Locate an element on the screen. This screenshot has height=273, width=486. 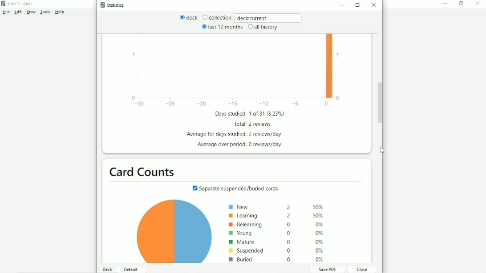
Wm Young 0 0% is located at coordinates (276, 233).